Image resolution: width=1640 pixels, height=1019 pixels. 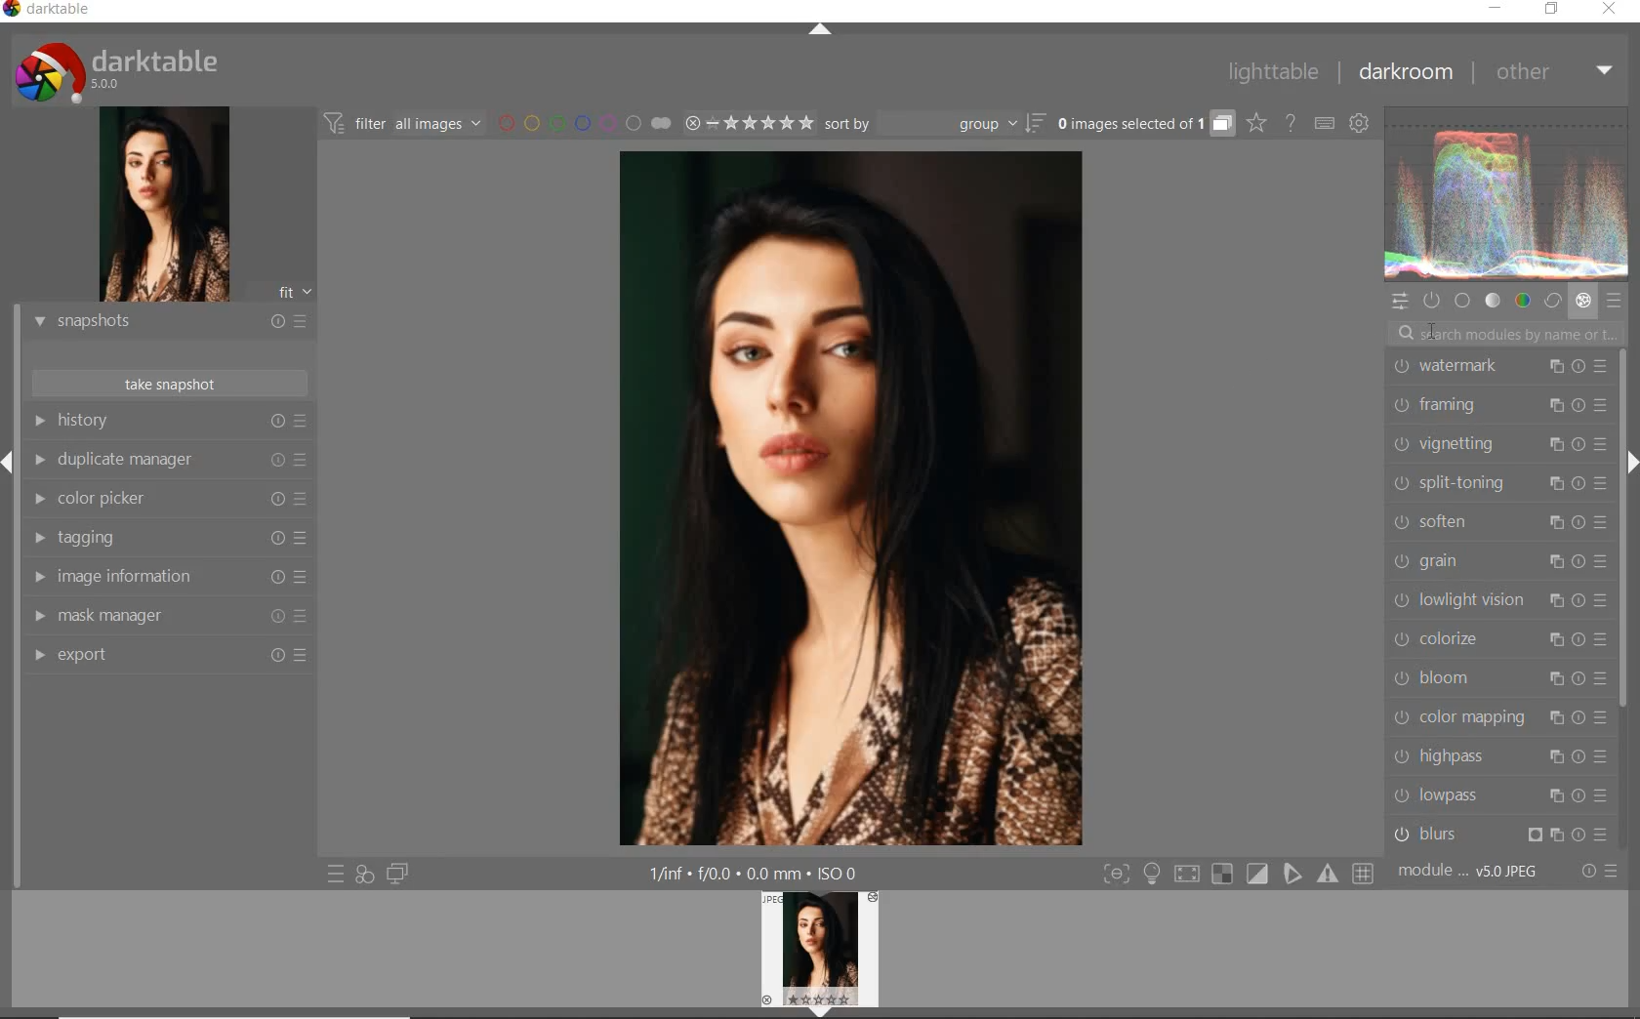 What do you see at coordinates (822, 30) in the screenshot?
I see `expand/collapse` at bounding box center [822, 30].